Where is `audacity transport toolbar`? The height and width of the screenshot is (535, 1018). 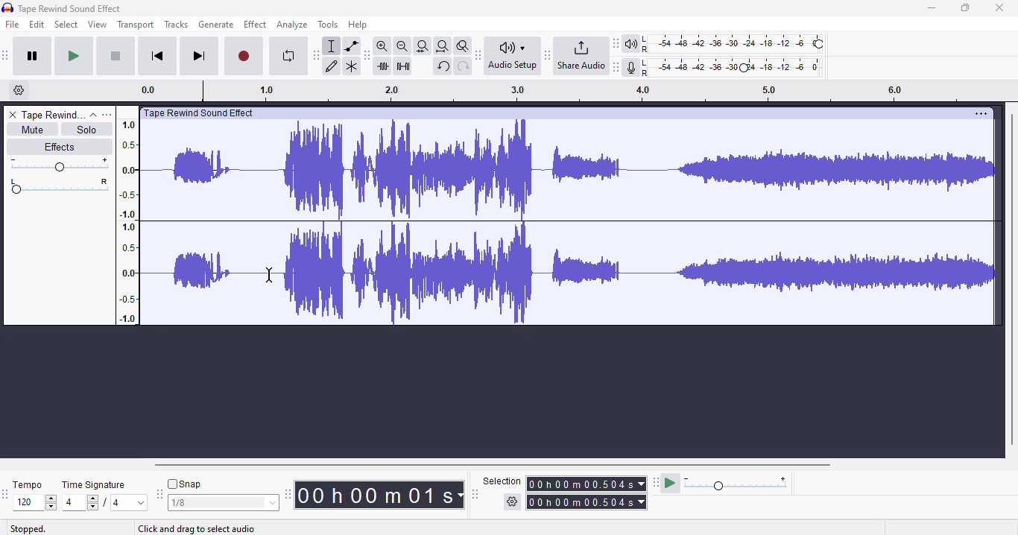 audacity transport toolbar is located at coordinates (5, 54).